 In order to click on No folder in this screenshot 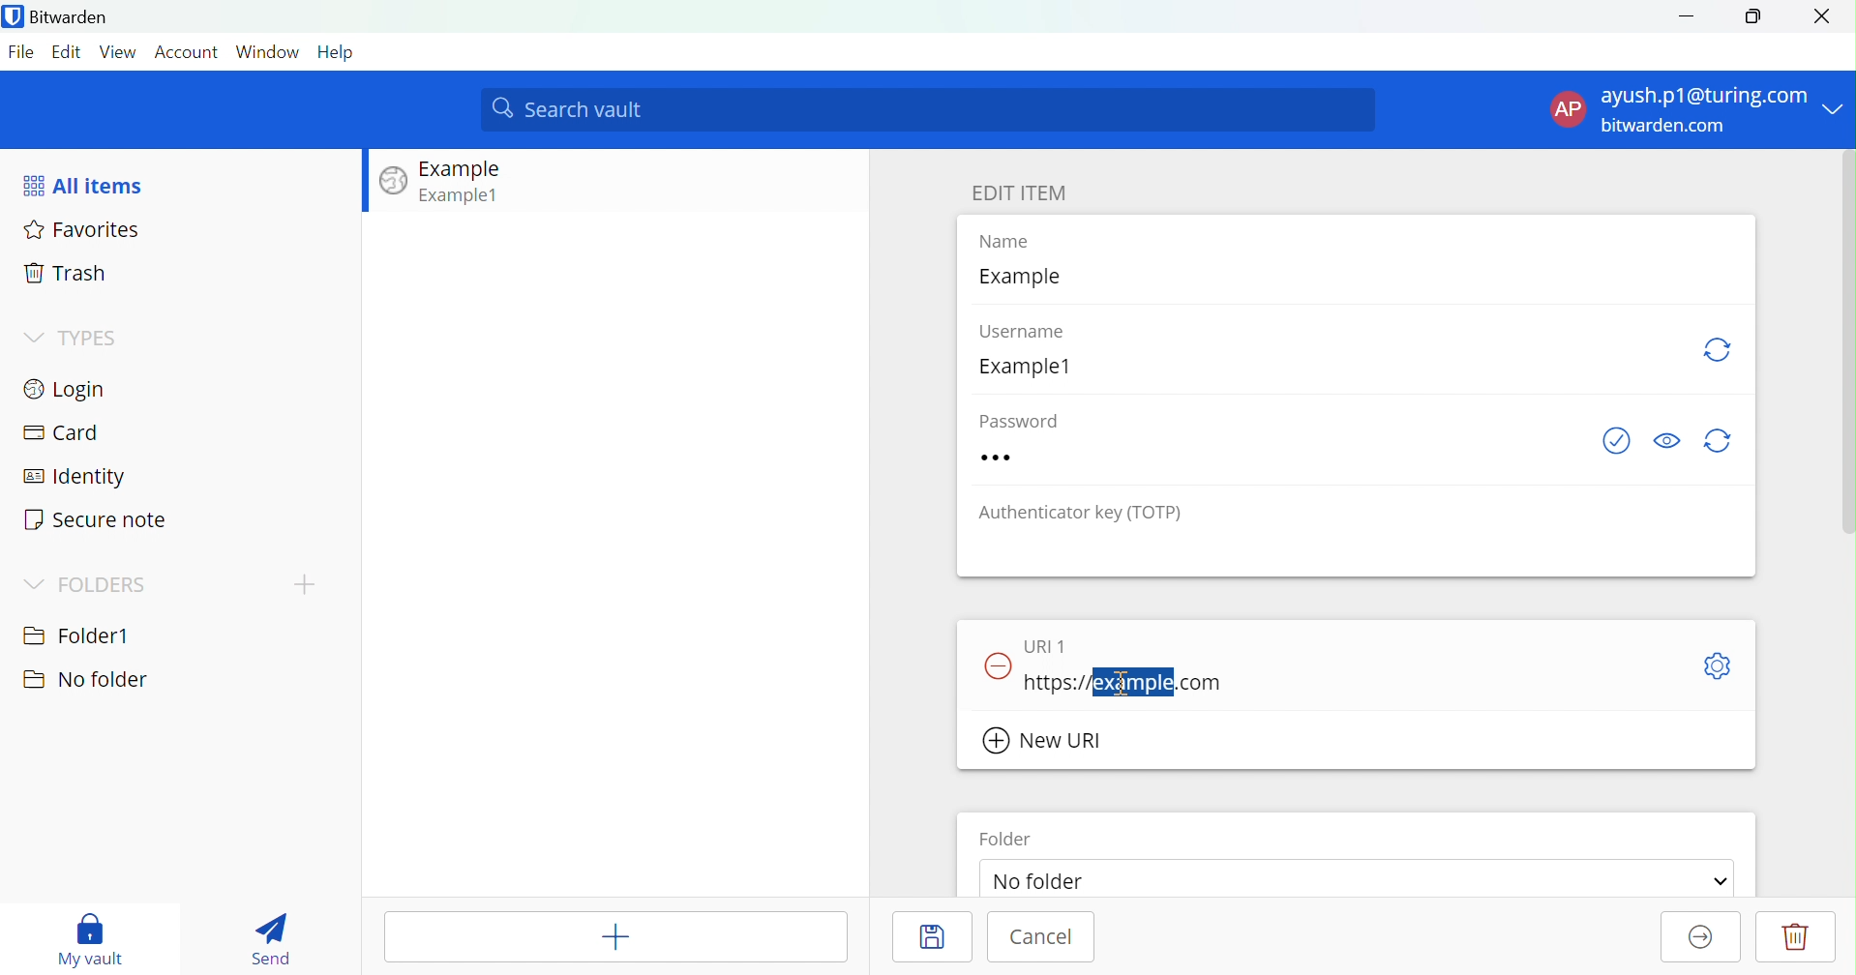, I will do `click(1047, 883)`.